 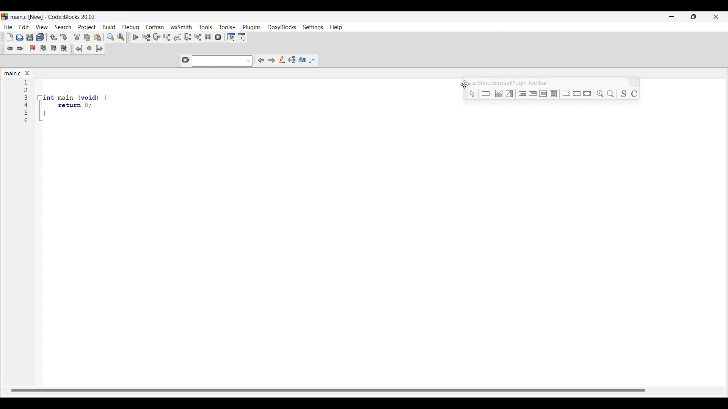 I want to click on Software logo, so click(x=5, y=17).